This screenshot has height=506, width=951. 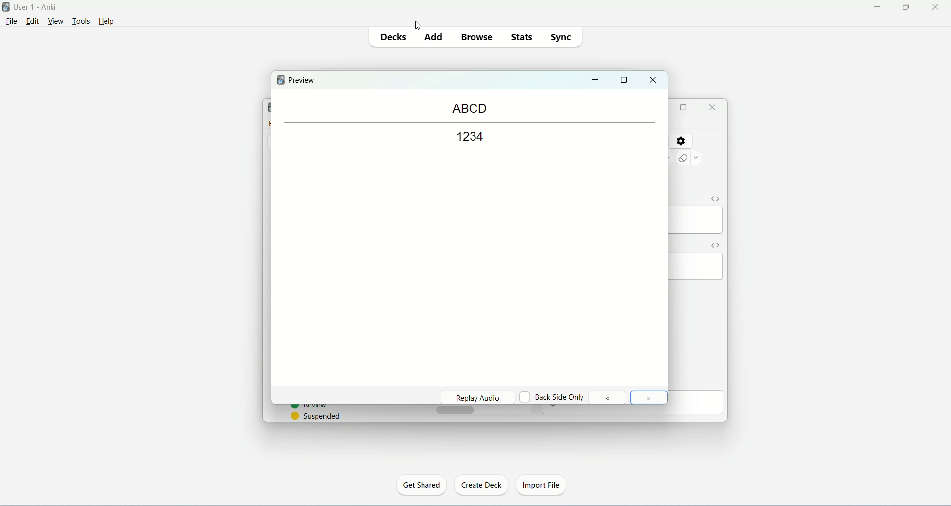 I want to click on close, so click(x=937, y=6).